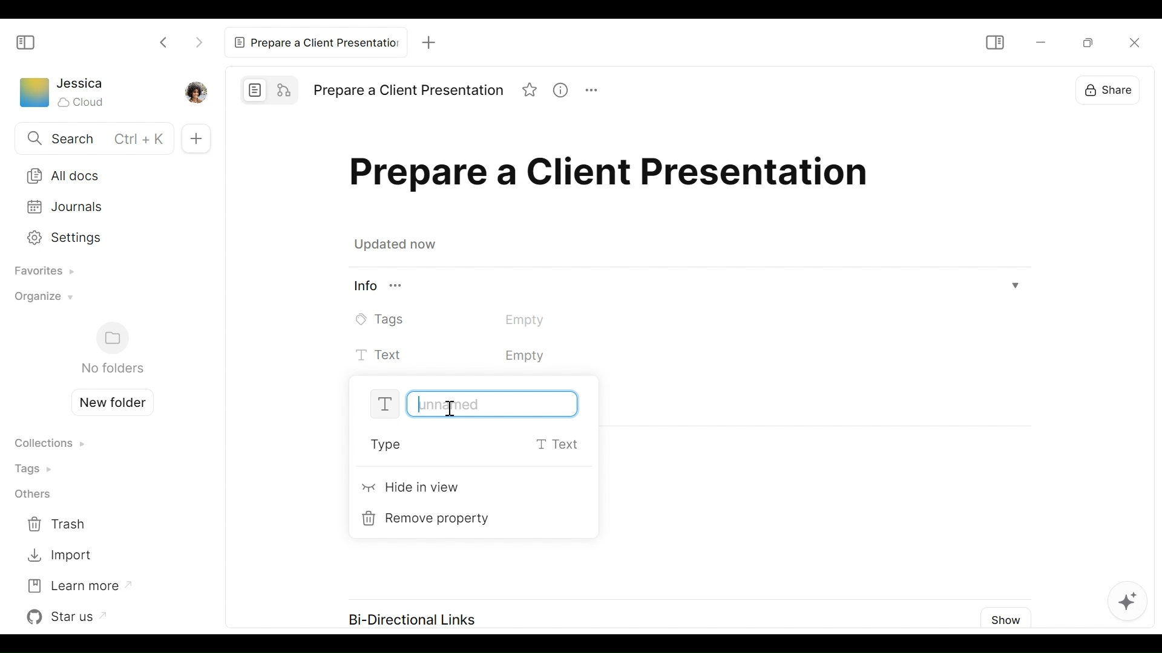 Image resolution: width=1162 pixels, height=653 pixels. Describe the element at coordinates (26, 42) in the screenshot. I see `Show/Hide Sidebar` at that location.